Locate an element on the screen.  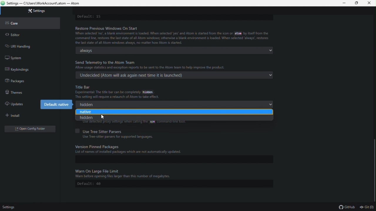
Use Tree-sitter parsers for supported languages. is located at coordinates (118, 137).